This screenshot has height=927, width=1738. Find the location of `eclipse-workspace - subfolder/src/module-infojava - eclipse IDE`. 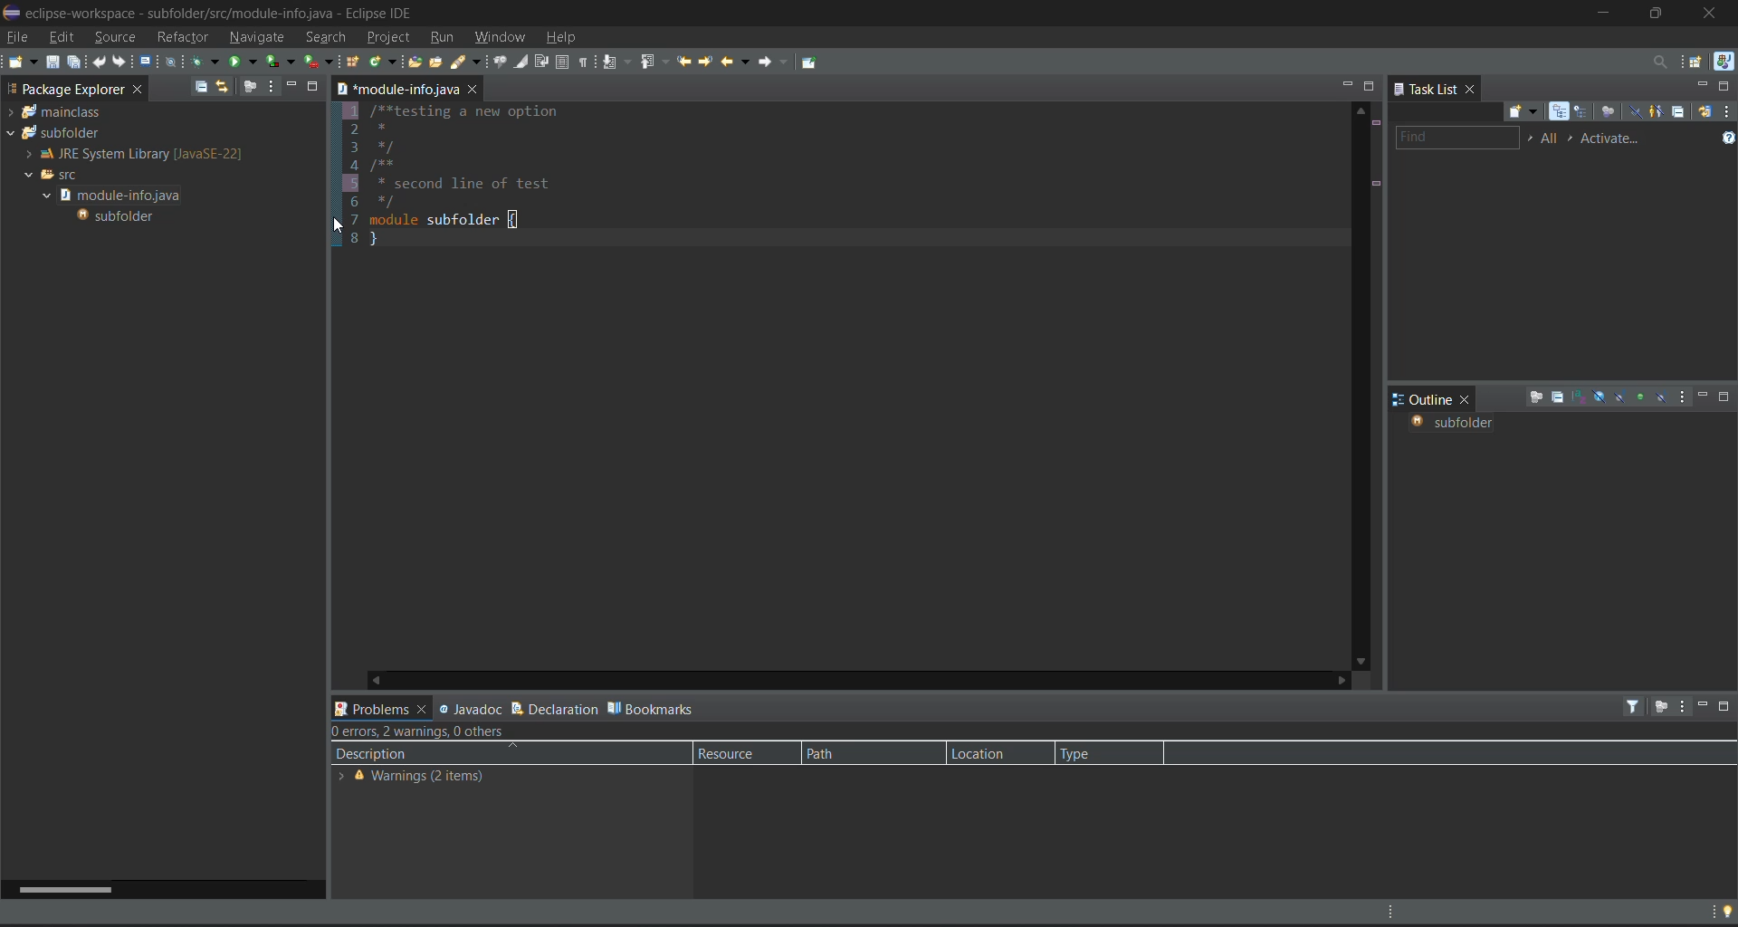

eclipse-workspace - subfolder/src/module-infojava - eclipse IDE is located at coordinates (227, 12).